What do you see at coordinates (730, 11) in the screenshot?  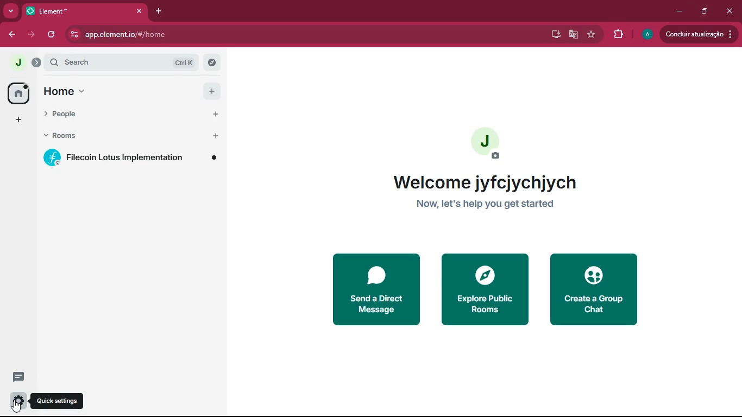 I see `close` at bounding box center [730, 11].